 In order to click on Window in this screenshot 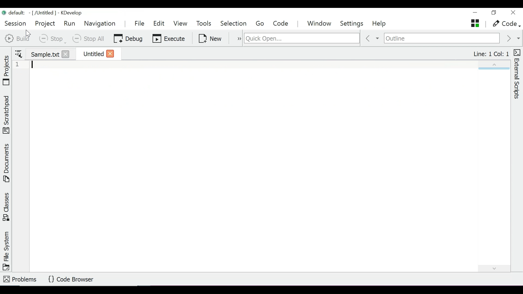, I will do `click(319, 23)`.